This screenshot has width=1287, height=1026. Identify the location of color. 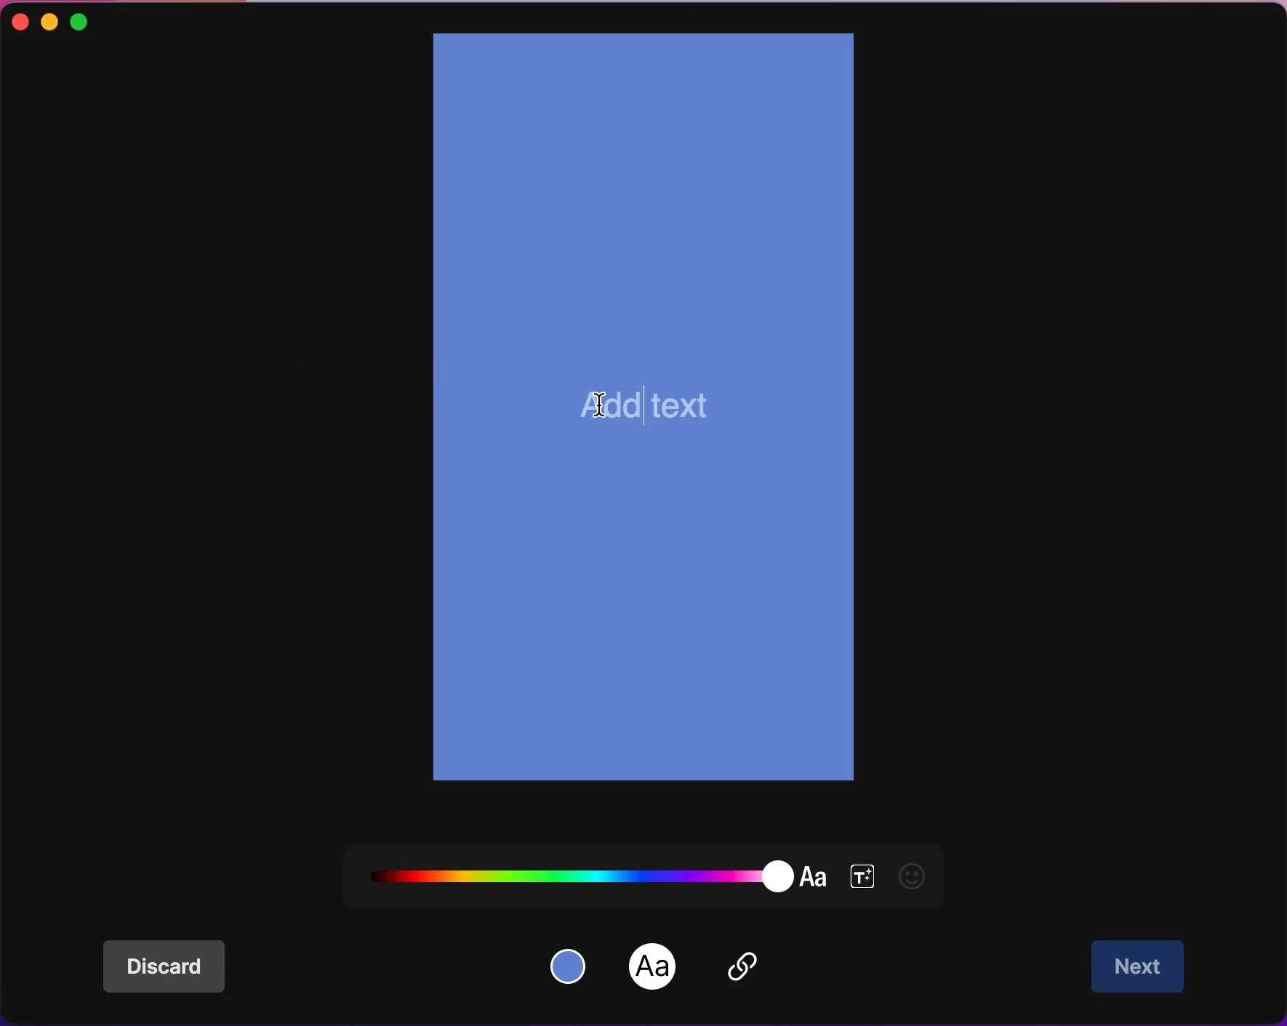
(572, 964).